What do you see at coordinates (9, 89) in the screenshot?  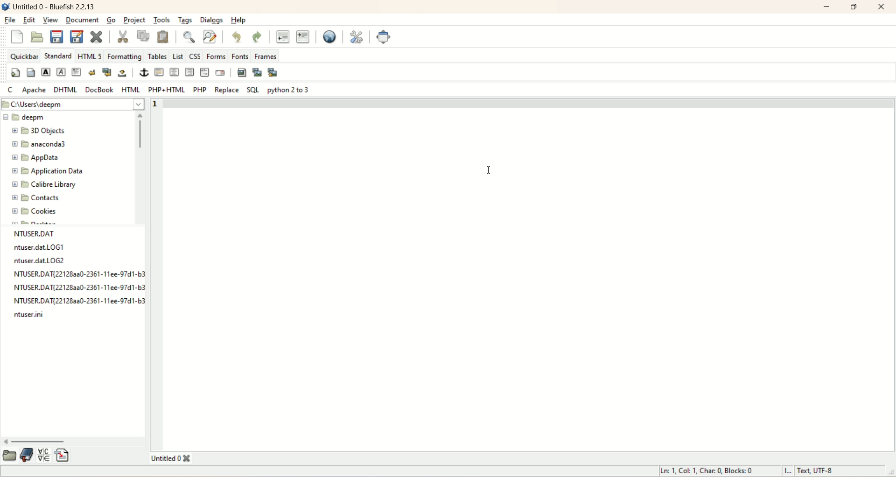 I see `C` at bounding box center [9, 89].